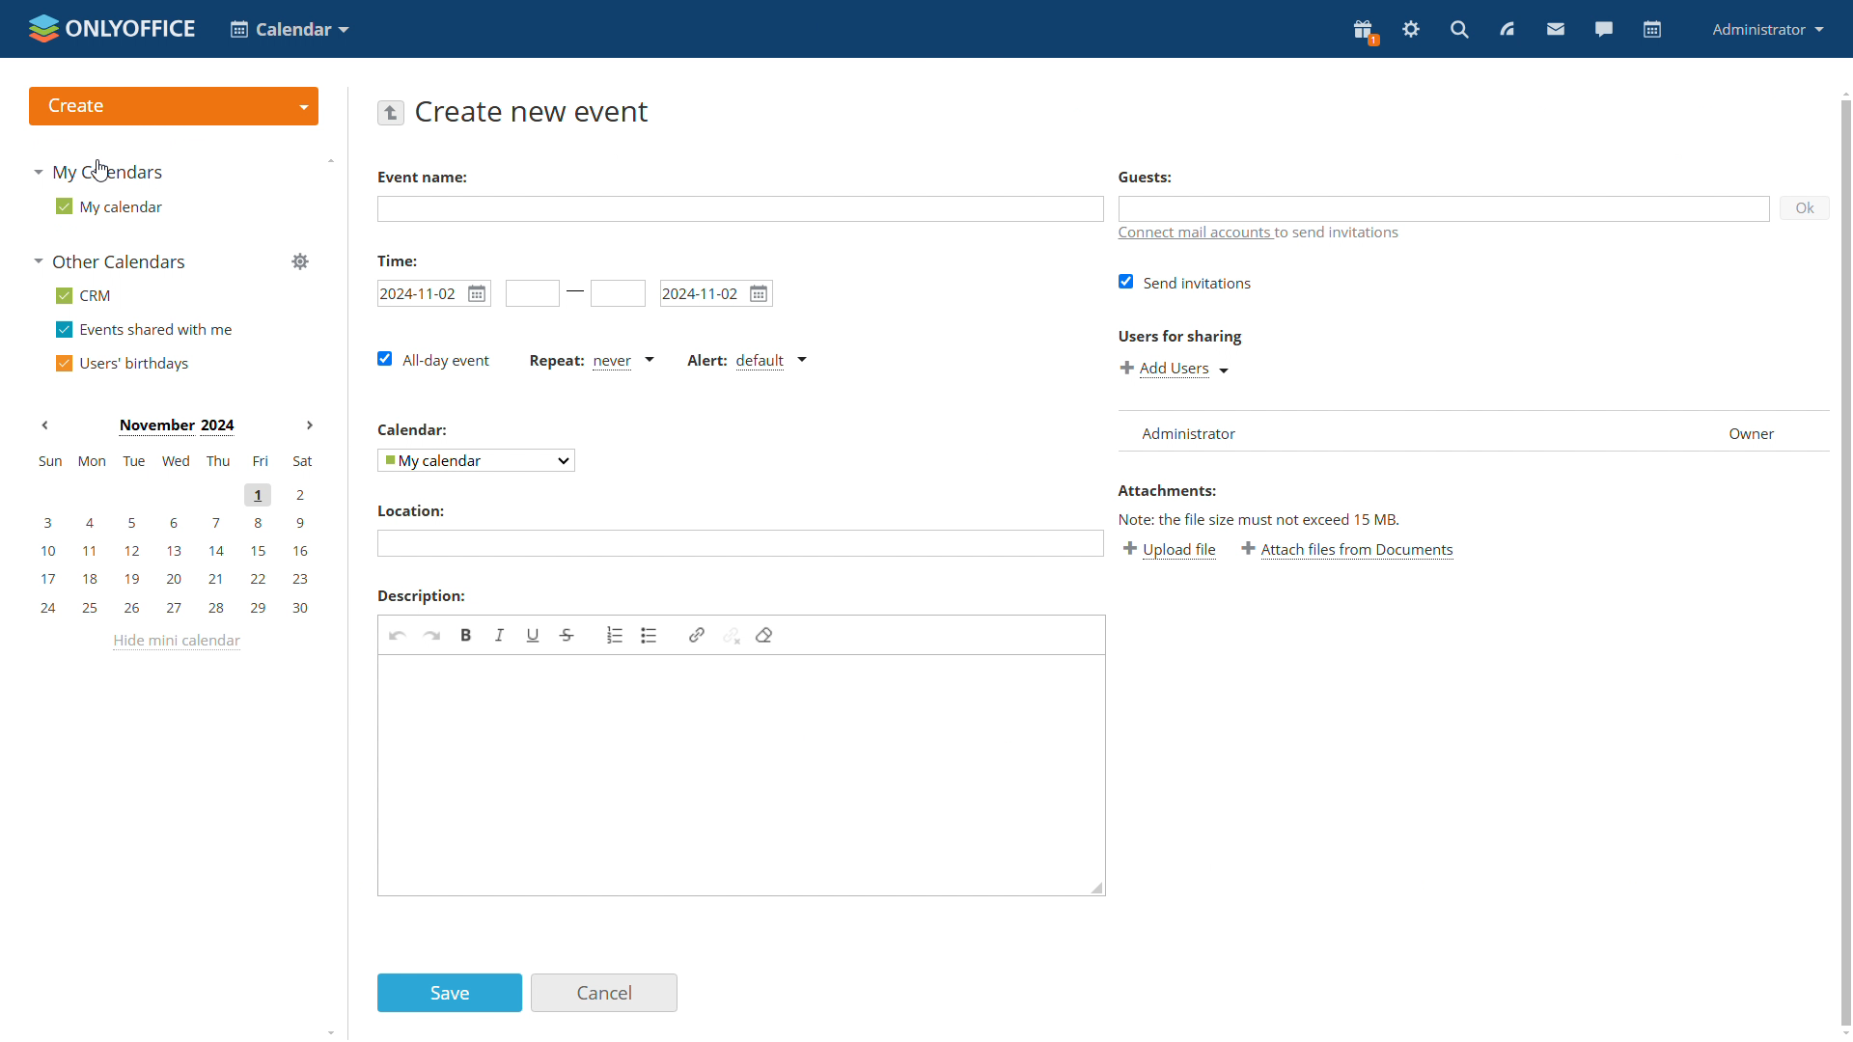 This screenshot has width=1853, height=1042. I want to click on search, so click(1461, 29).